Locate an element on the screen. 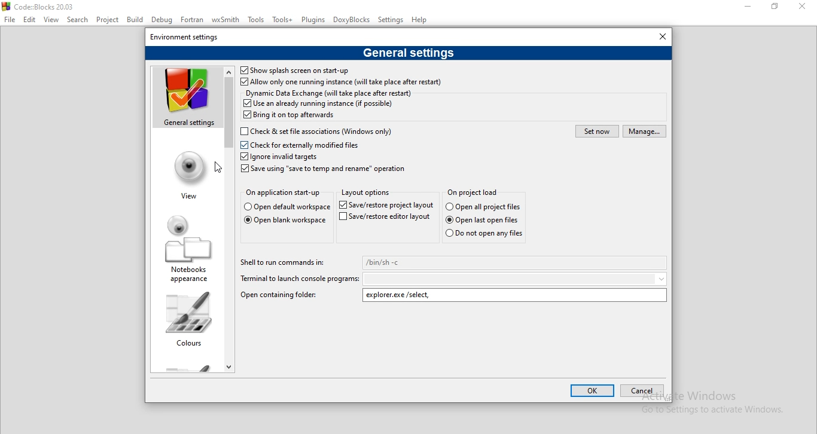 This screenshot has height=434, width=817. general settings is located at coordinates (187, 99).